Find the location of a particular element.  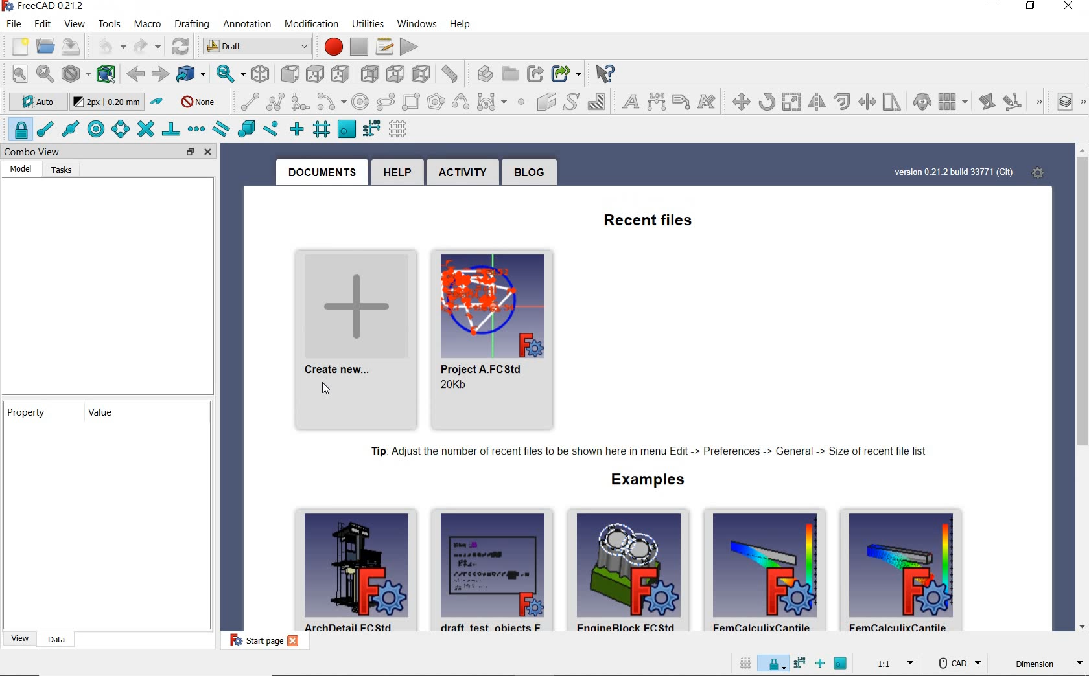

measure distance is located at coordinates (423, 73).